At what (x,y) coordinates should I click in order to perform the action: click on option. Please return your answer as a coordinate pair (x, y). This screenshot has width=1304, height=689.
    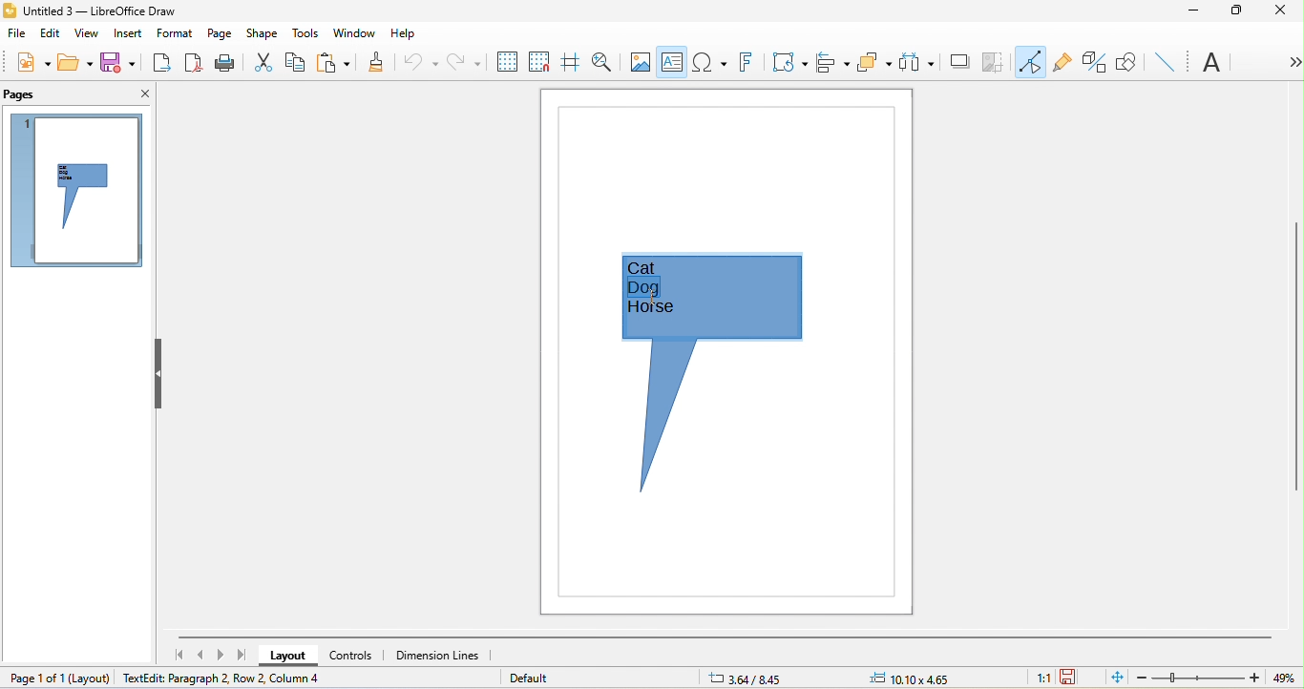
    Looking at the image, I should click on (1290, 62).